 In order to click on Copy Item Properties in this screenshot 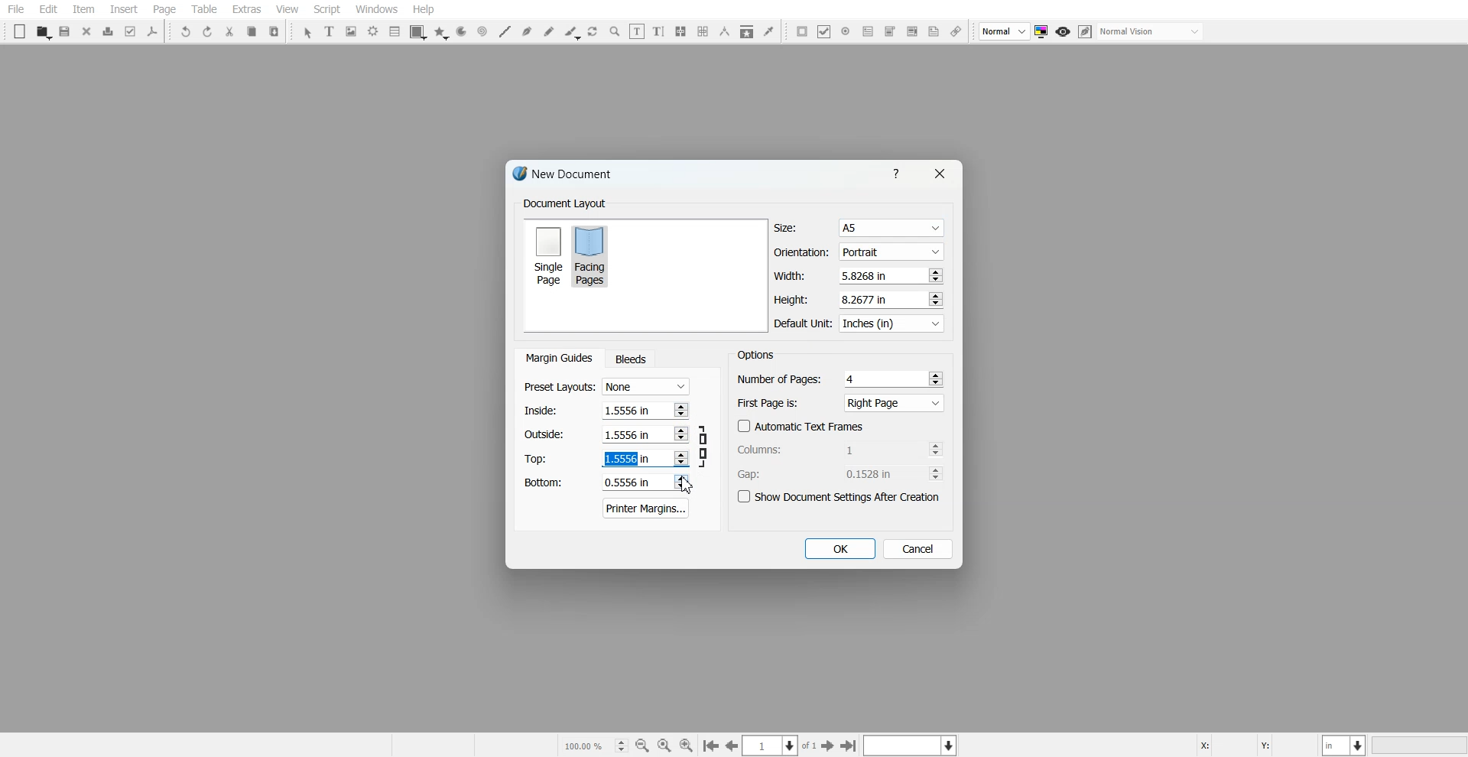, I will do `click(747, 31)`.